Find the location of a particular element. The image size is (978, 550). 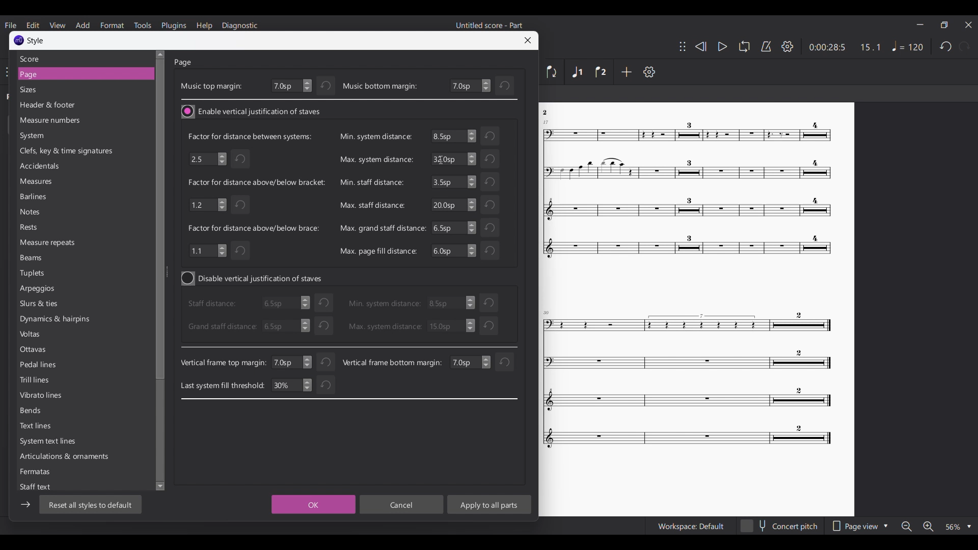

Settings is located at coordinates (787, 46).